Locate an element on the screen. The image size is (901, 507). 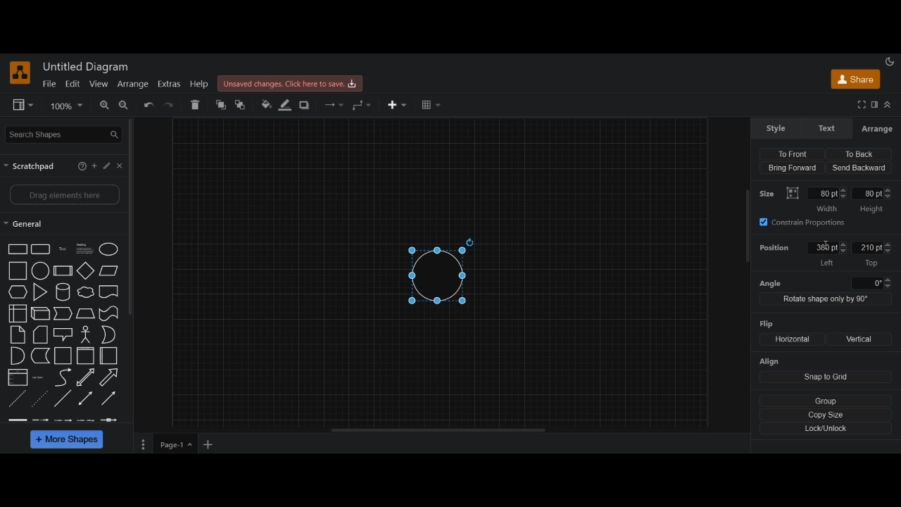
angle is located at coordinates (826, 282).